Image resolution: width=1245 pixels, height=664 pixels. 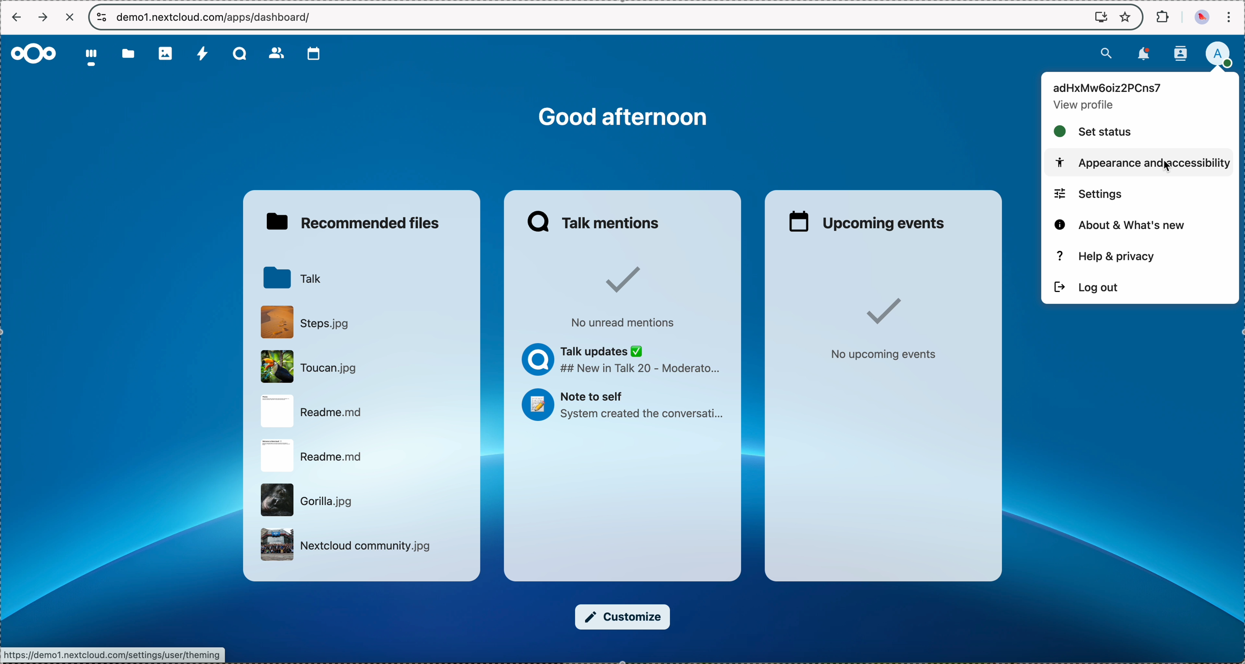 I want to click on favorites, so click(x=1127, y=16).